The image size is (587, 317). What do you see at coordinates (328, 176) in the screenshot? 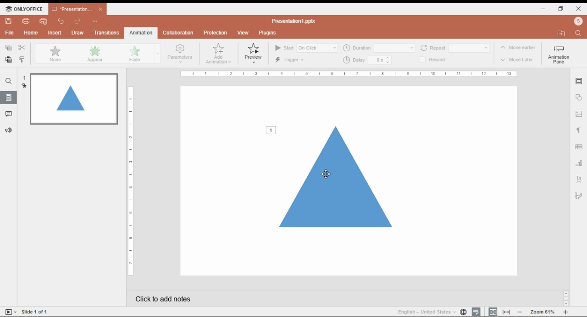
I see `shape (animated)` at bounding box center [328, 176].